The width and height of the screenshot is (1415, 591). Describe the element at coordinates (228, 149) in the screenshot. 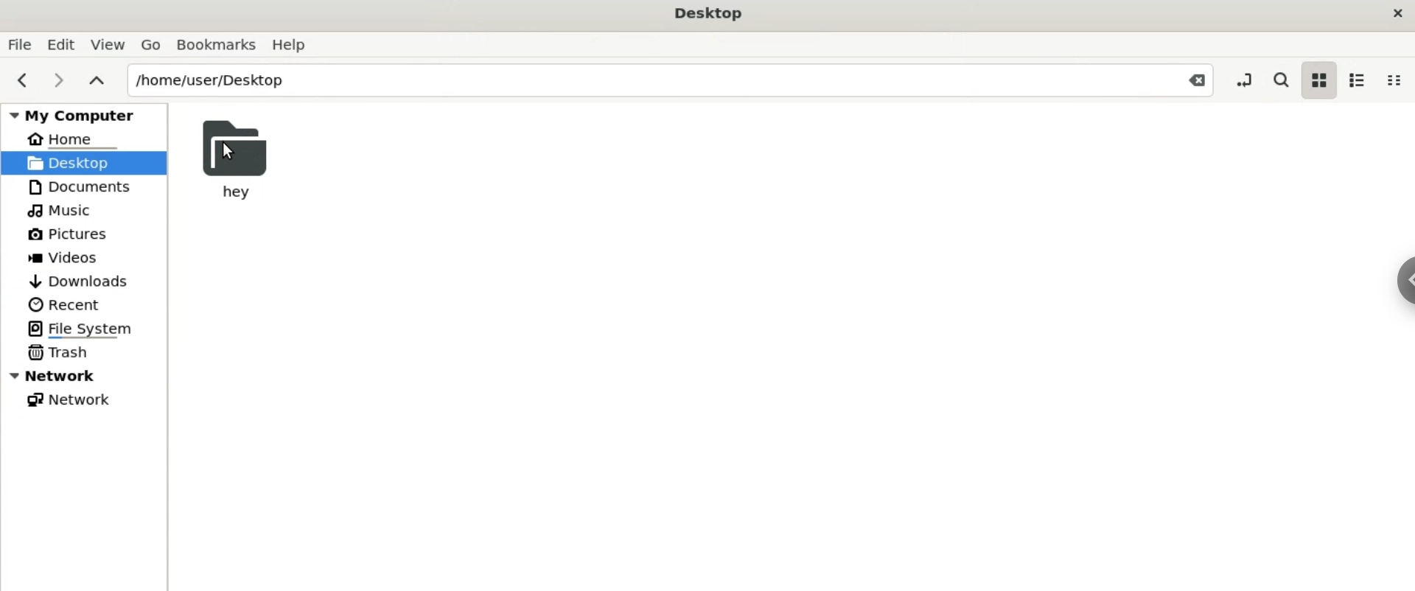

I see `cursor` at that location.